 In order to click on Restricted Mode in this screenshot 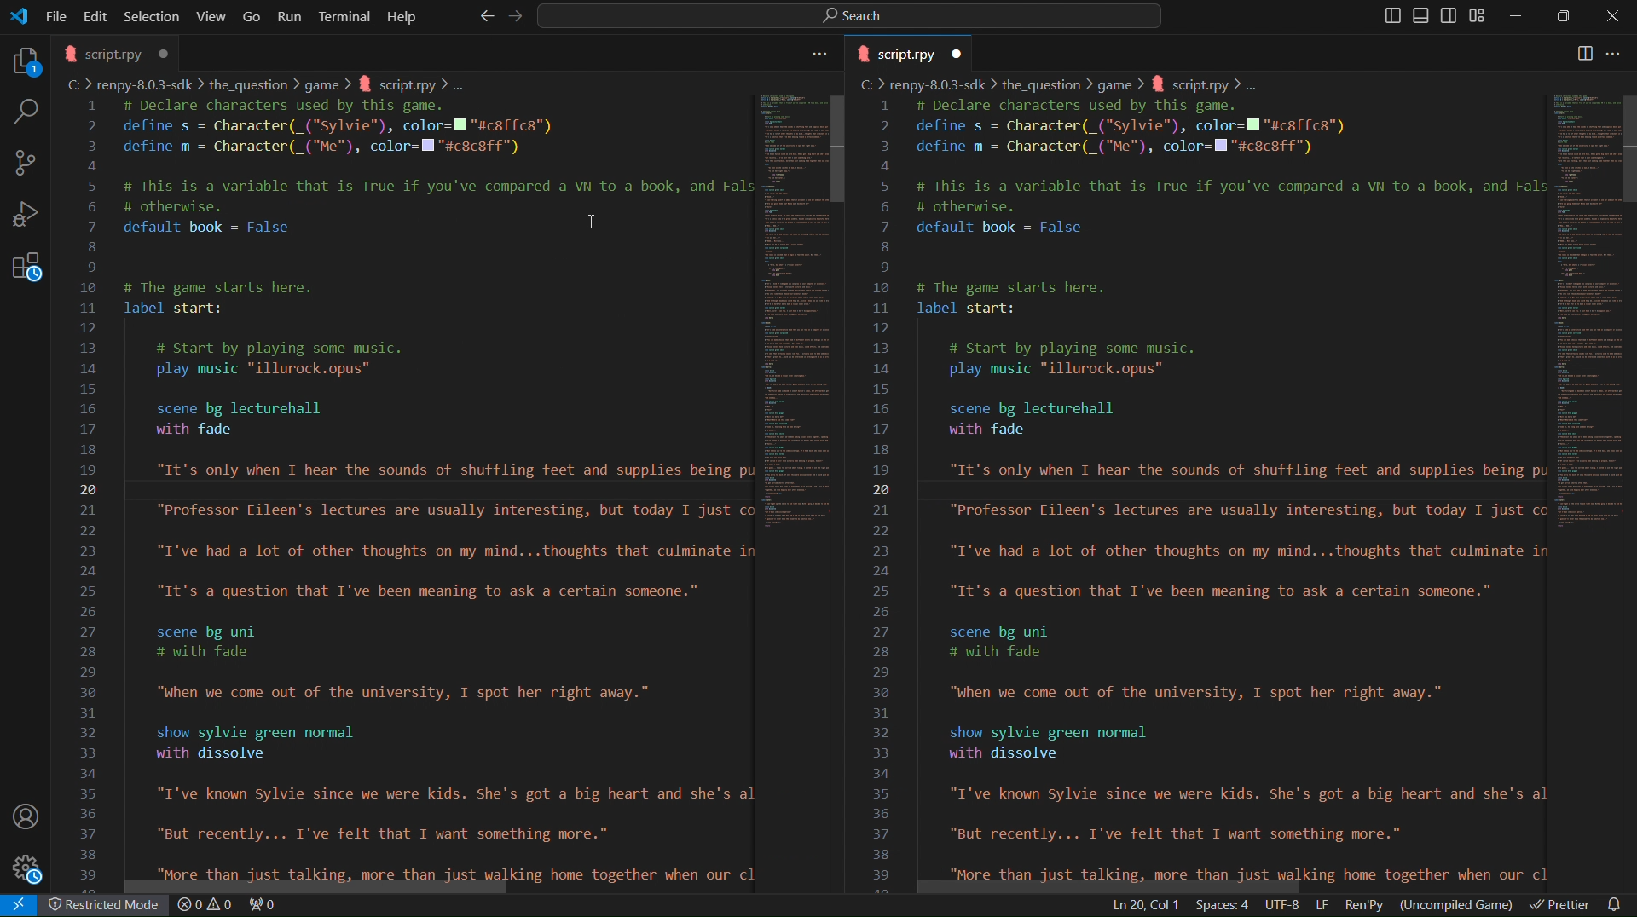, I will do `click(108, 907)`.